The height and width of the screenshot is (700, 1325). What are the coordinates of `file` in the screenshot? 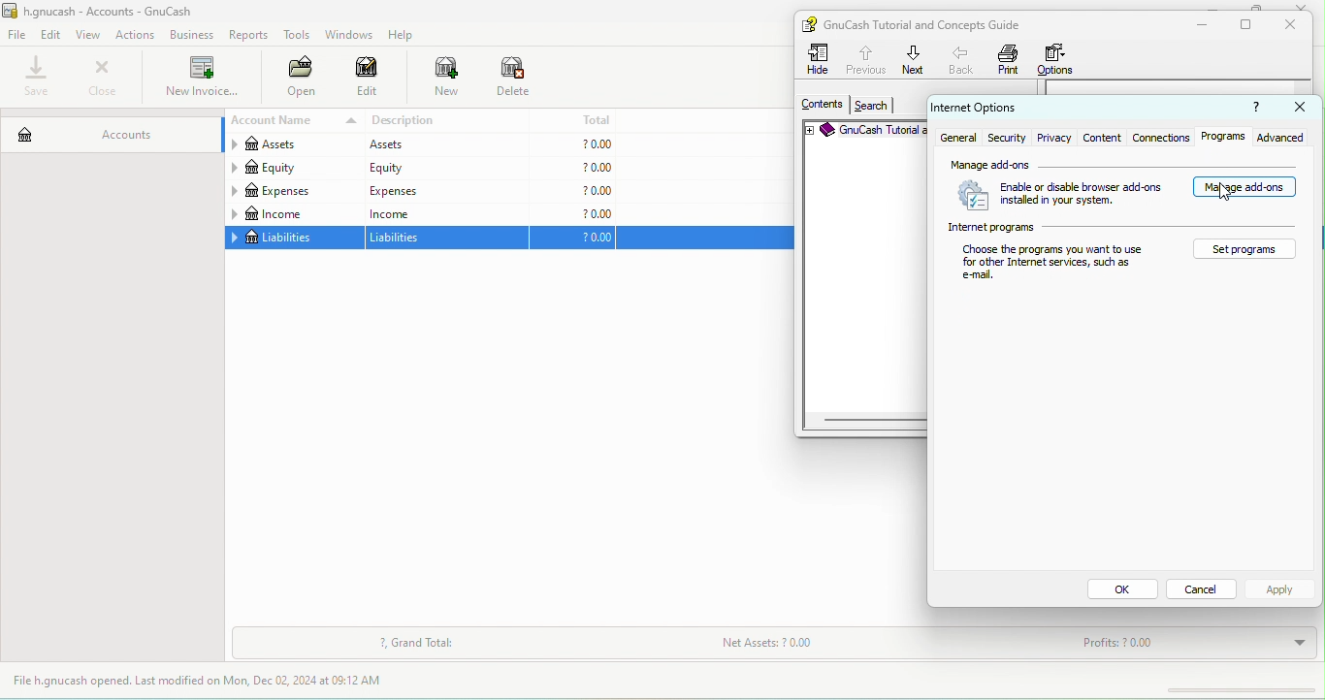 It's located at (17, 36).